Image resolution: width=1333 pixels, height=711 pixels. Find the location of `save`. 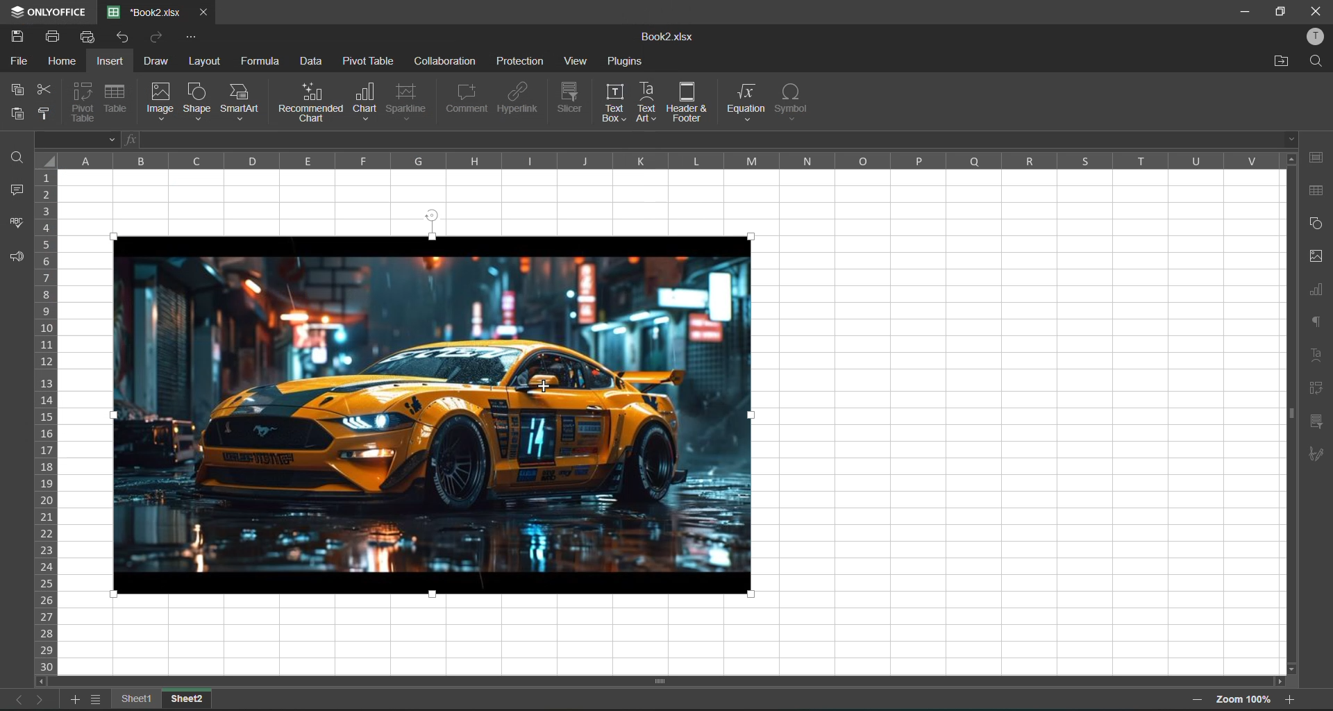

save is located at coordinates (22, 35).